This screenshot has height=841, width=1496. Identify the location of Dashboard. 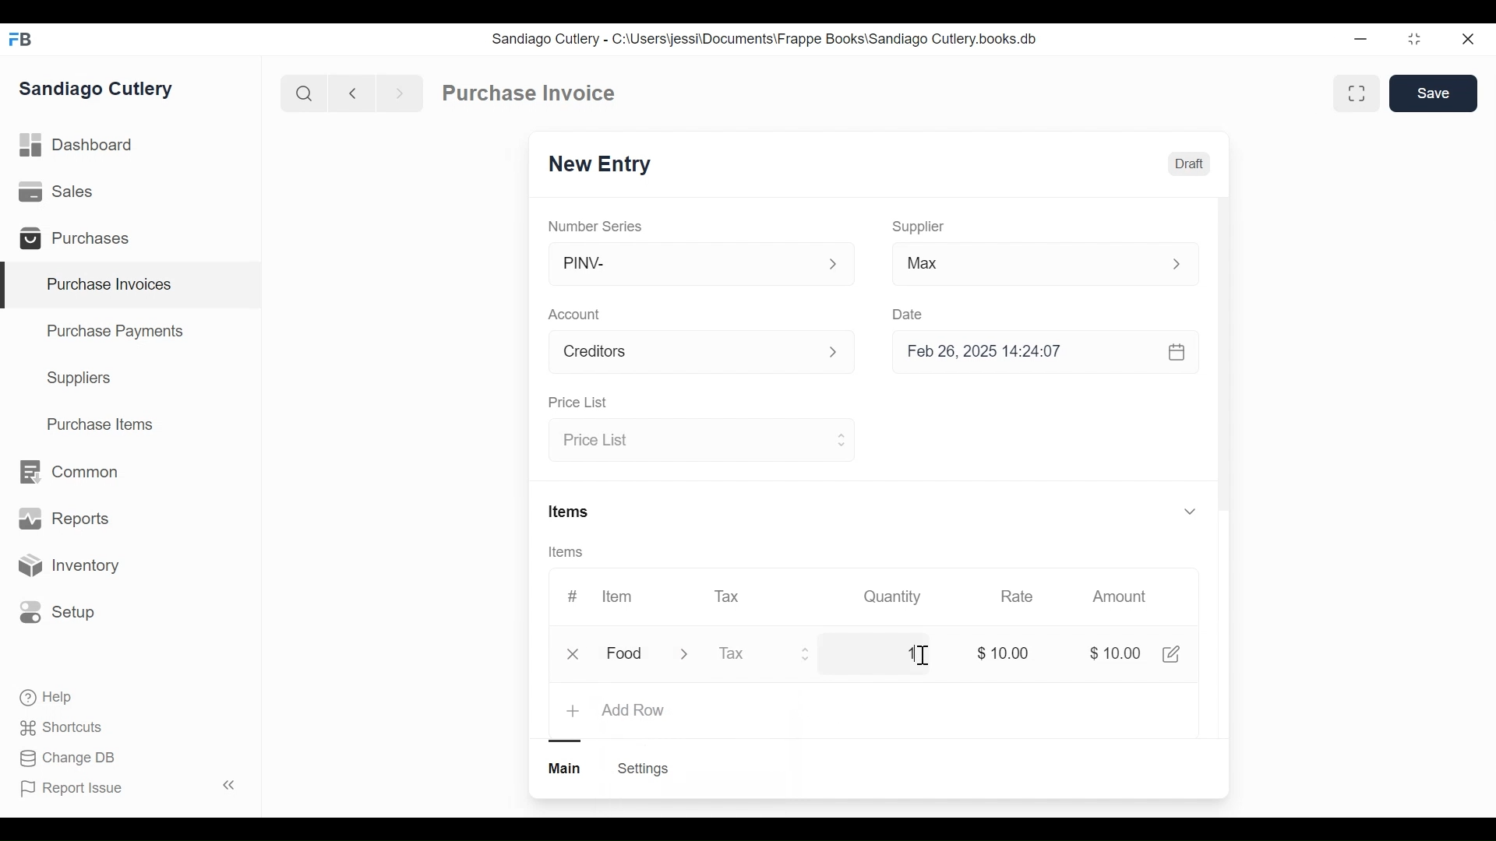
(78, 146).